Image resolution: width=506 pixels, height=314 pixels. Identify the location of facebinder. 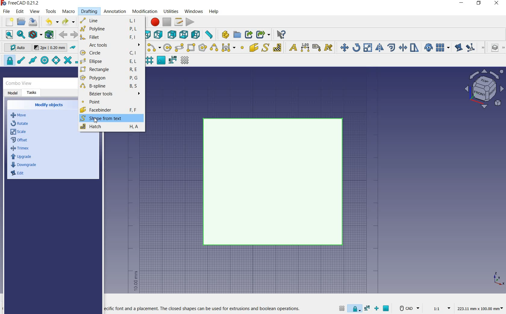
(109, 110).